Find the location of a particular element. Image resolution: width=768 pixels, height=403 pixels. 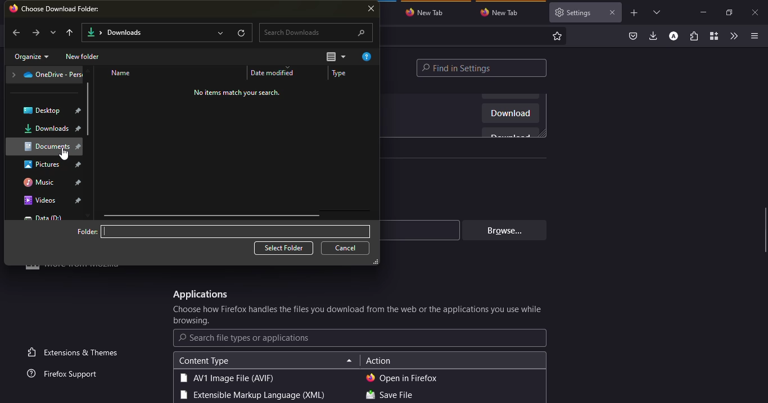

maximize is located at coordinates (728, 12).